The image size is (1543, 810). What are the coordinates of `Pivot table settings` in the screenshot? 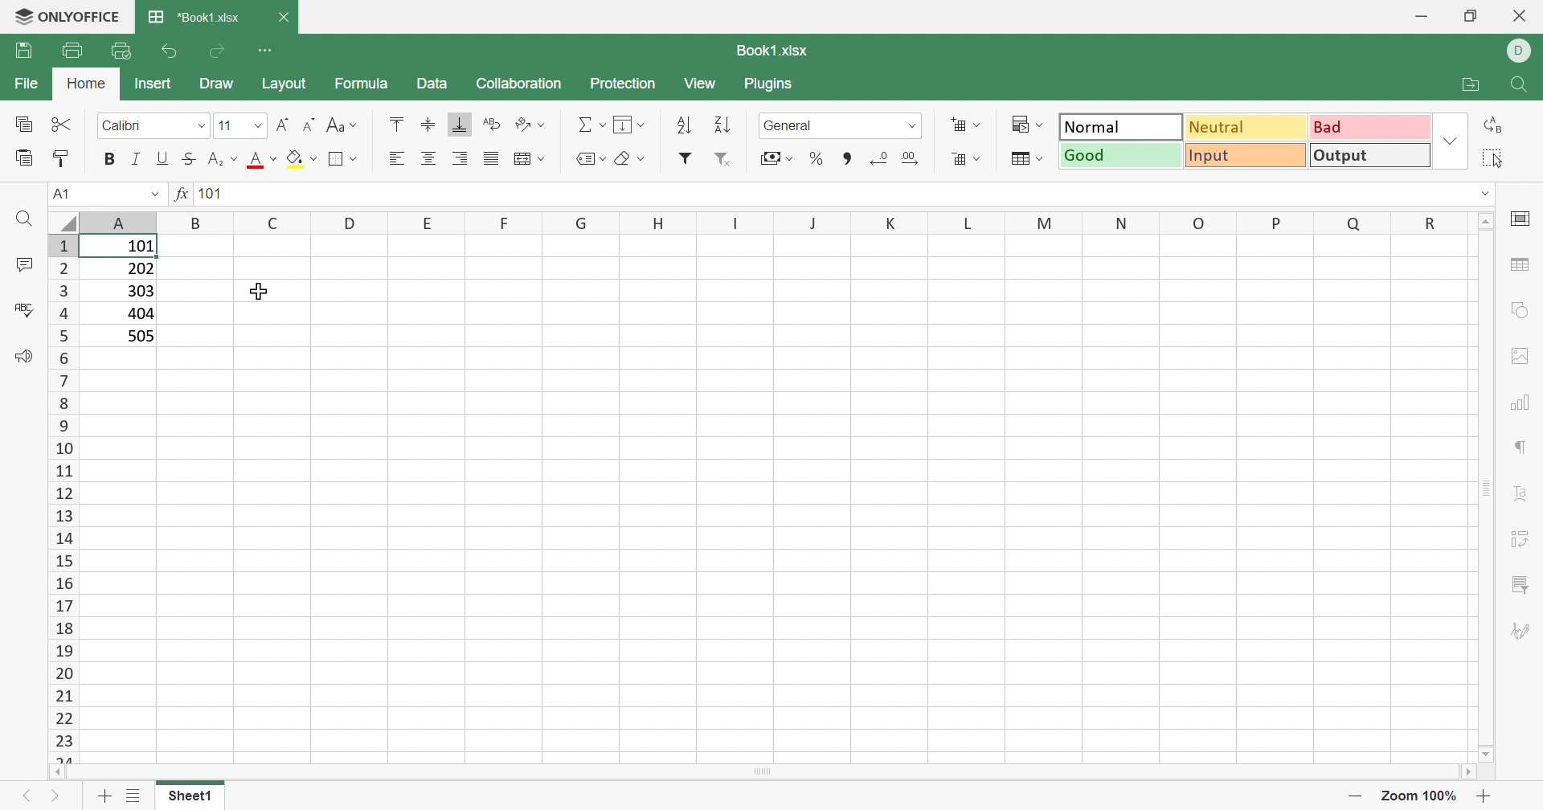 It's located at (1527, 542).